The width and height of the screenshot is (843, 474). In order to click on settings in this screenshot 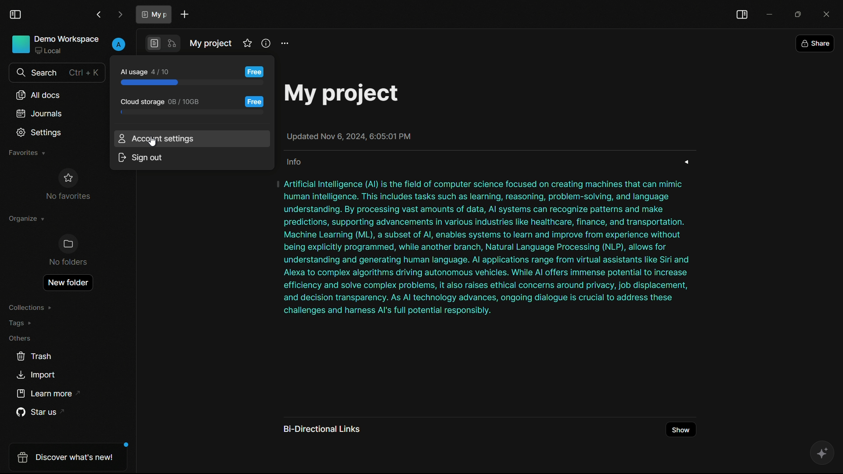, I will do `click(285, 44)`.